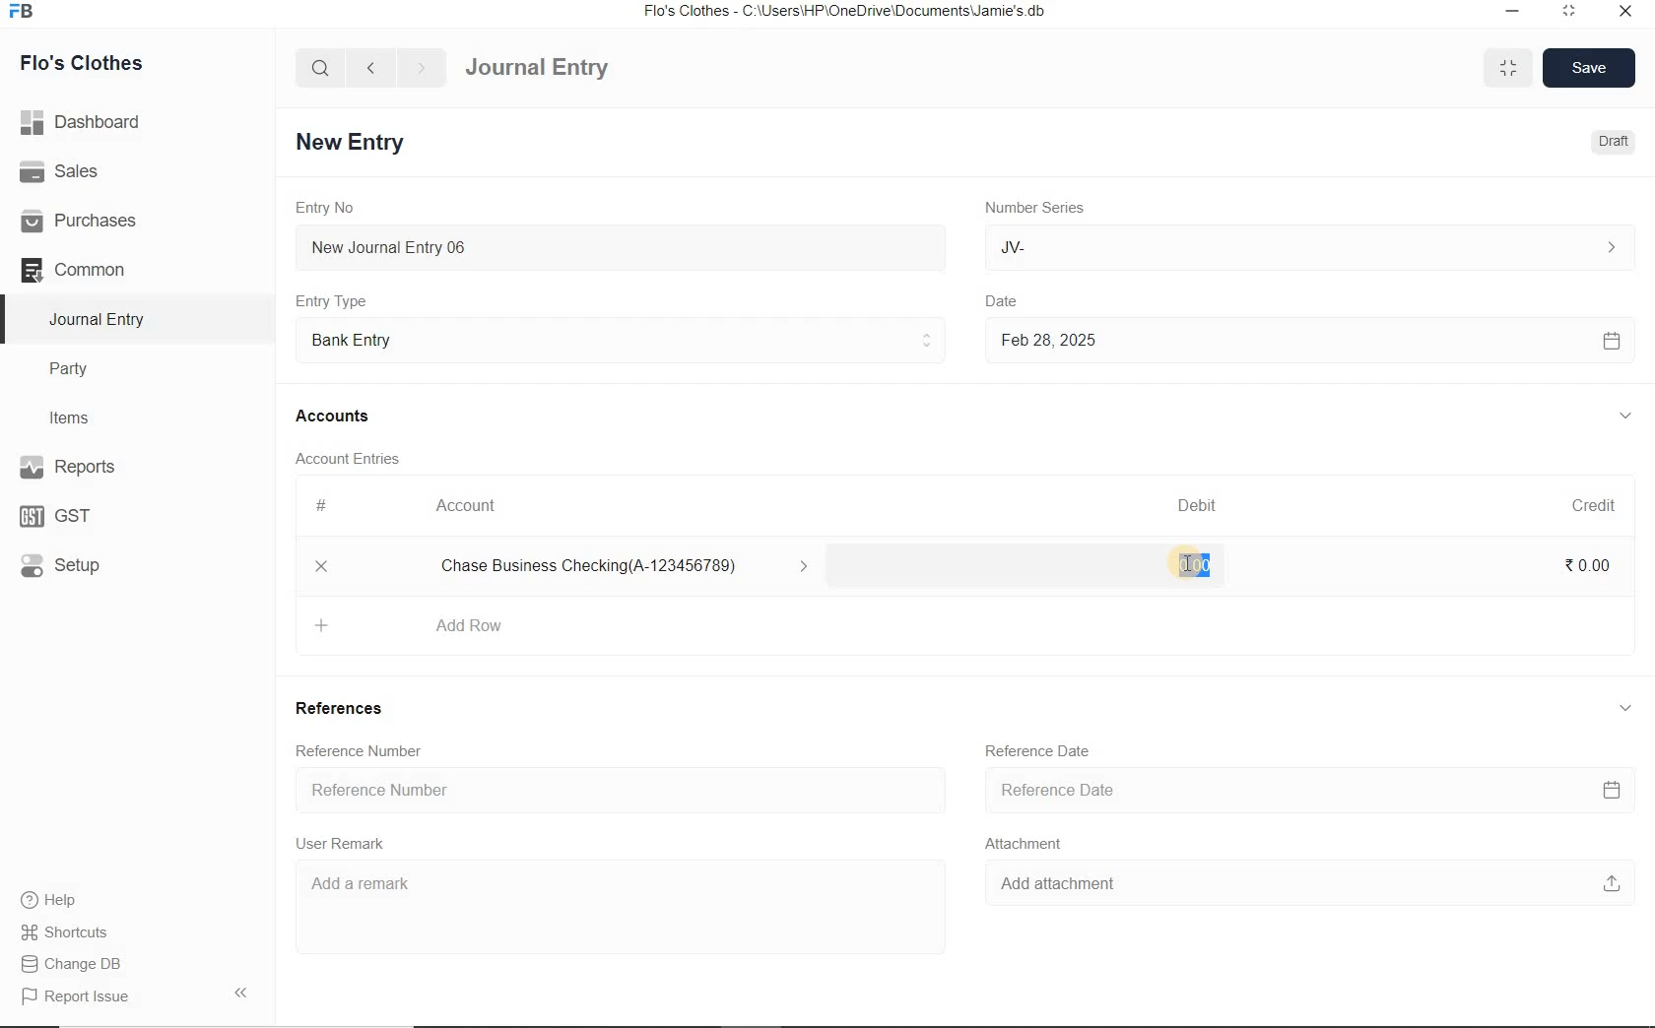 This screenshot has height=1028, width=1655. What do you see at coordinates (49, 900) in the screenshot?
I see `help` at bounding box center [49, 900].